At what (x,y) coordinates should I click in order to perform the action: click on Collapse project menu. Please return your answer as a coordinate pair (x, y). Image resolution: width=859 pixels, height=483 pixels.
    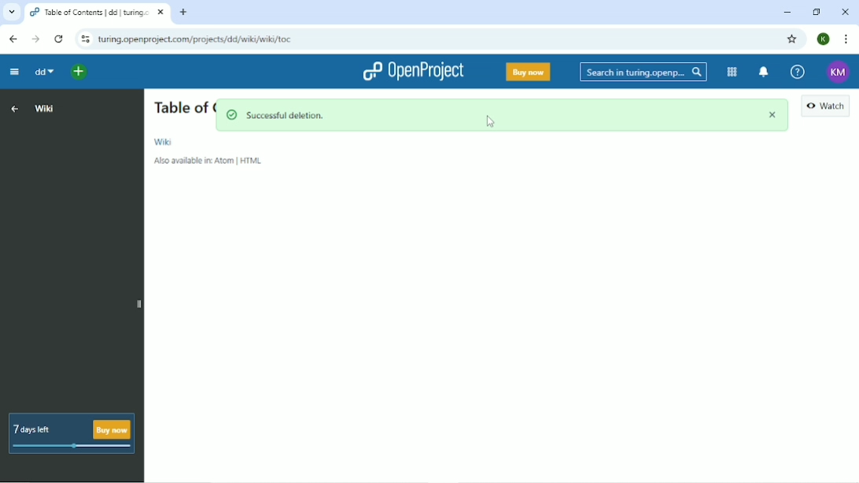
    Looking at the image, I should click on (13, 72).